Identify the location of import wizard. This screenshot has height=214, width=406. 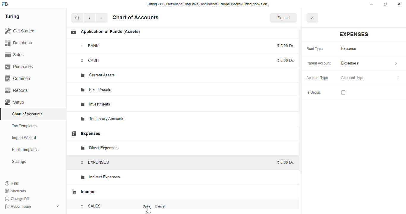
(24, 138).